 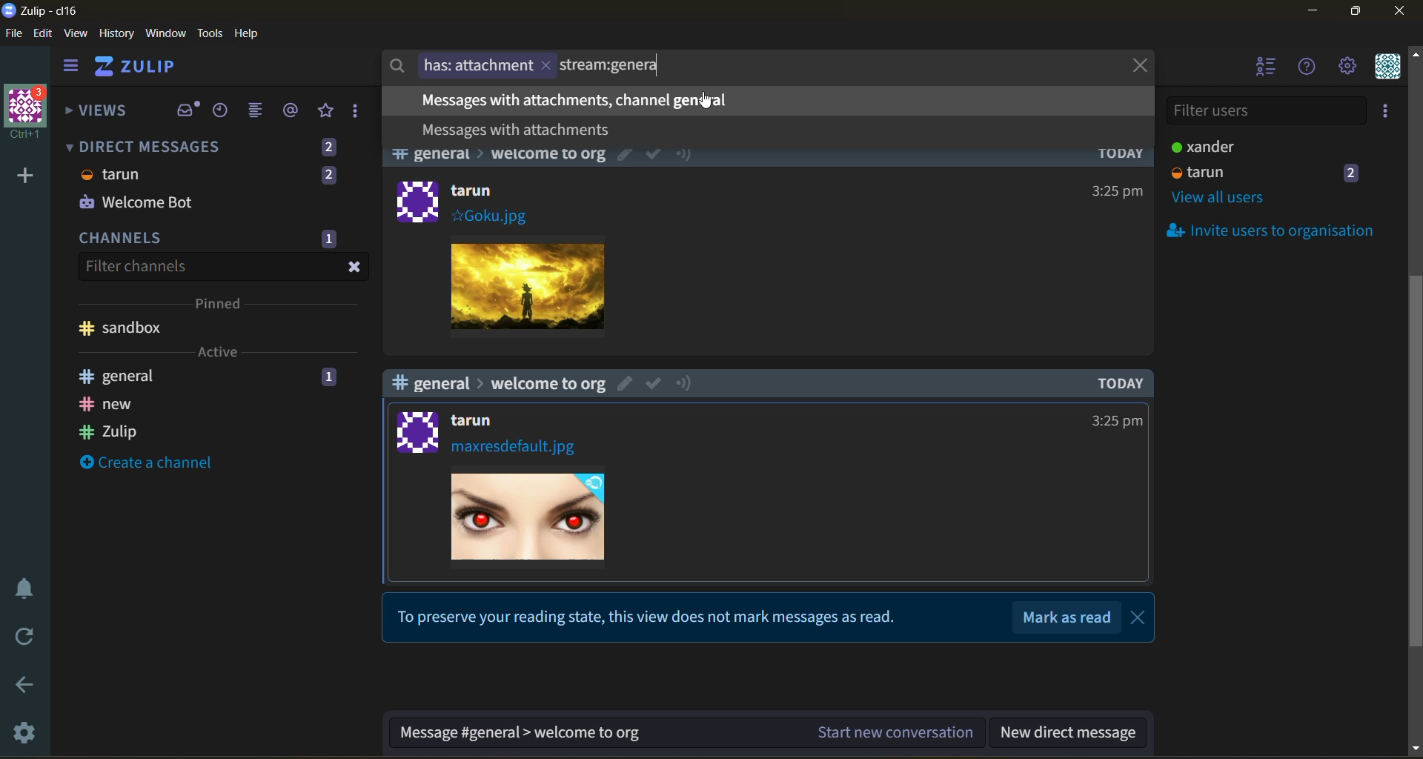 What do you see at coordinates (210, 33) in the screenshot?
I see `tools` at bounding box center [210, 33].